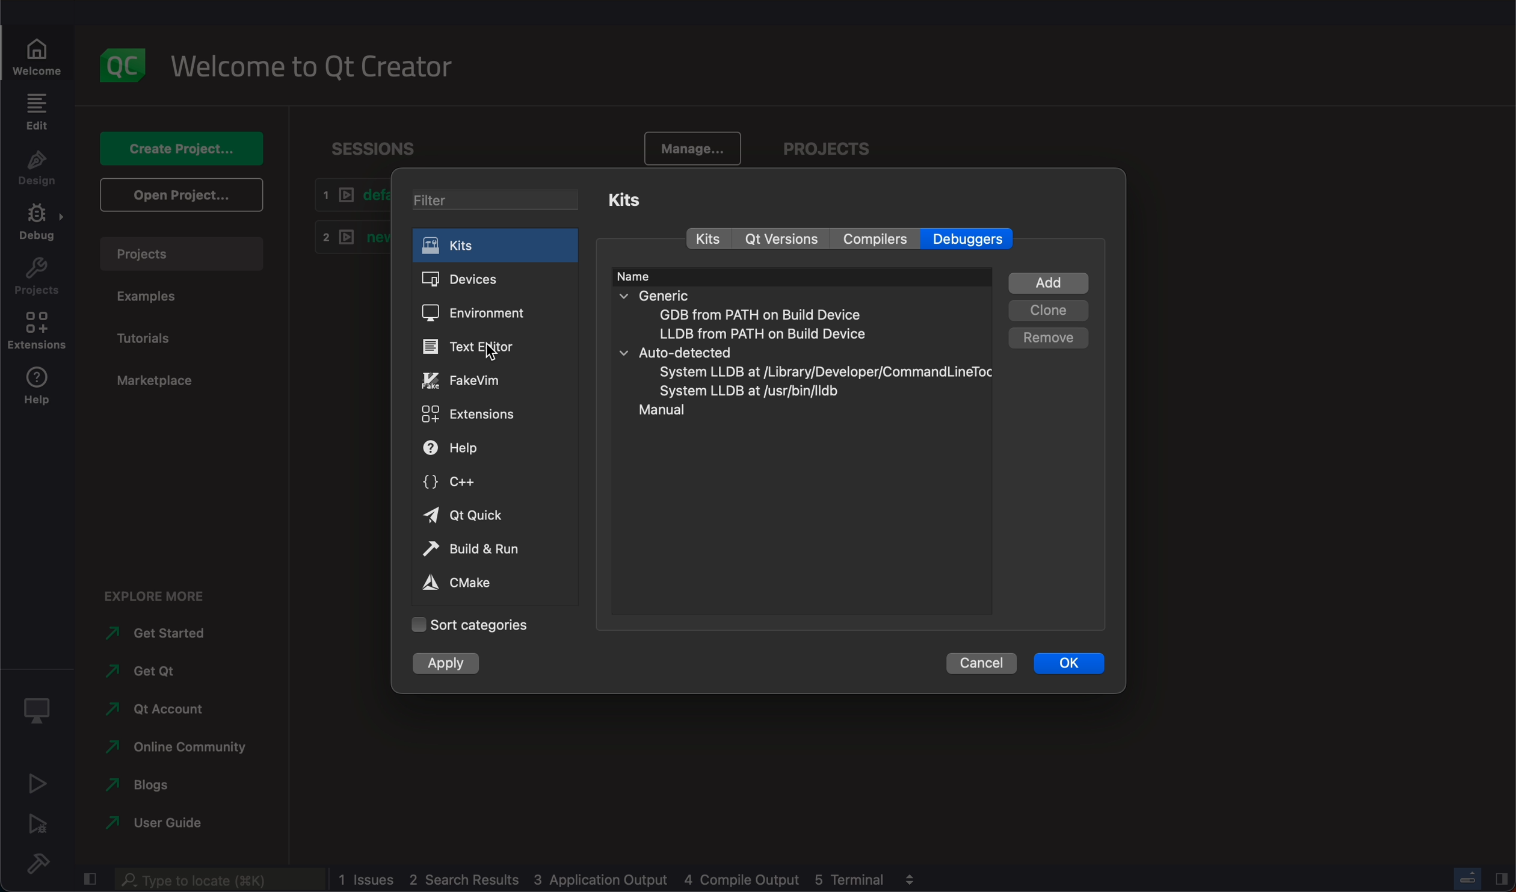 This screenshot has height=892, width=1516. Describe the element at coordinates (218, 880) in the screenshot. I see `search` at that location.